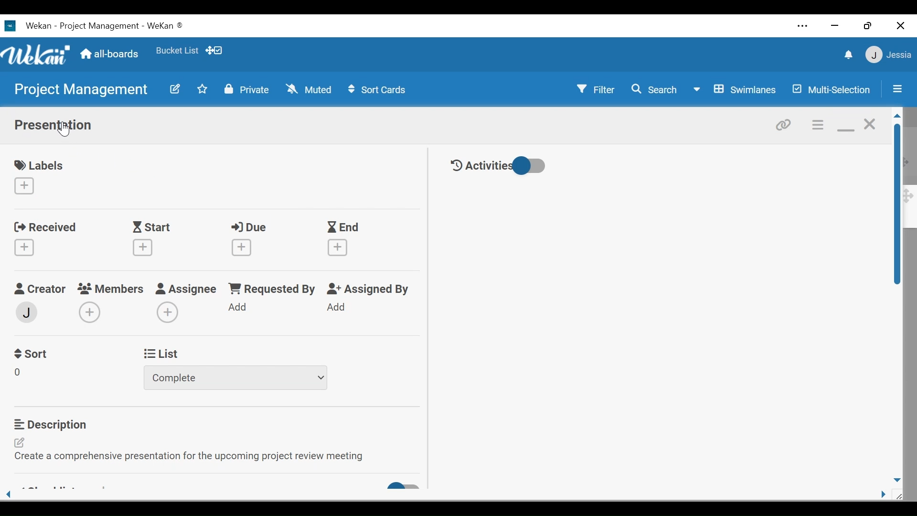 The width and height of the screenshot is (917, 516). What do you see at coordinates (345, 228) in the screenshot?
I see `End Date` at bounding box center [345, 228].